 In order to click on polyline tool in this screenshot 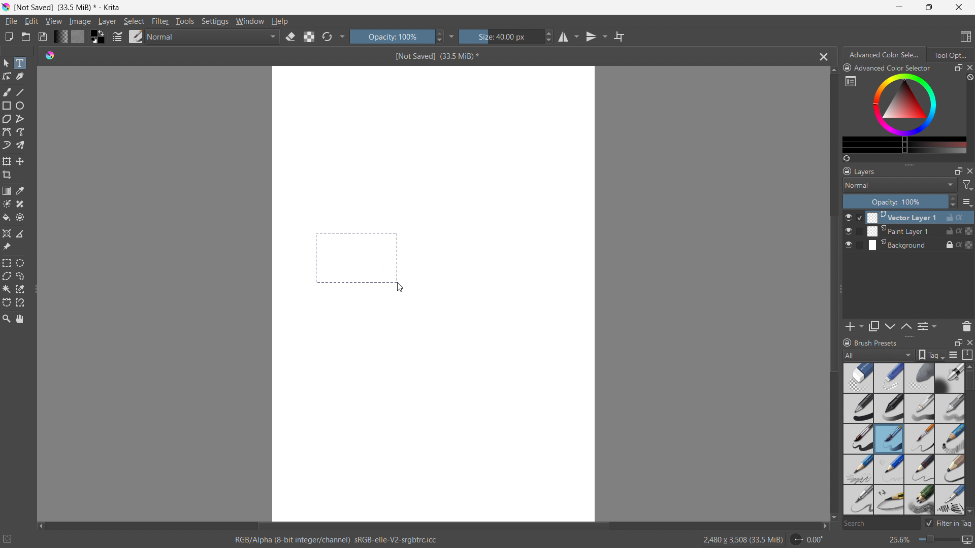, I will do `click(20, 120)`.